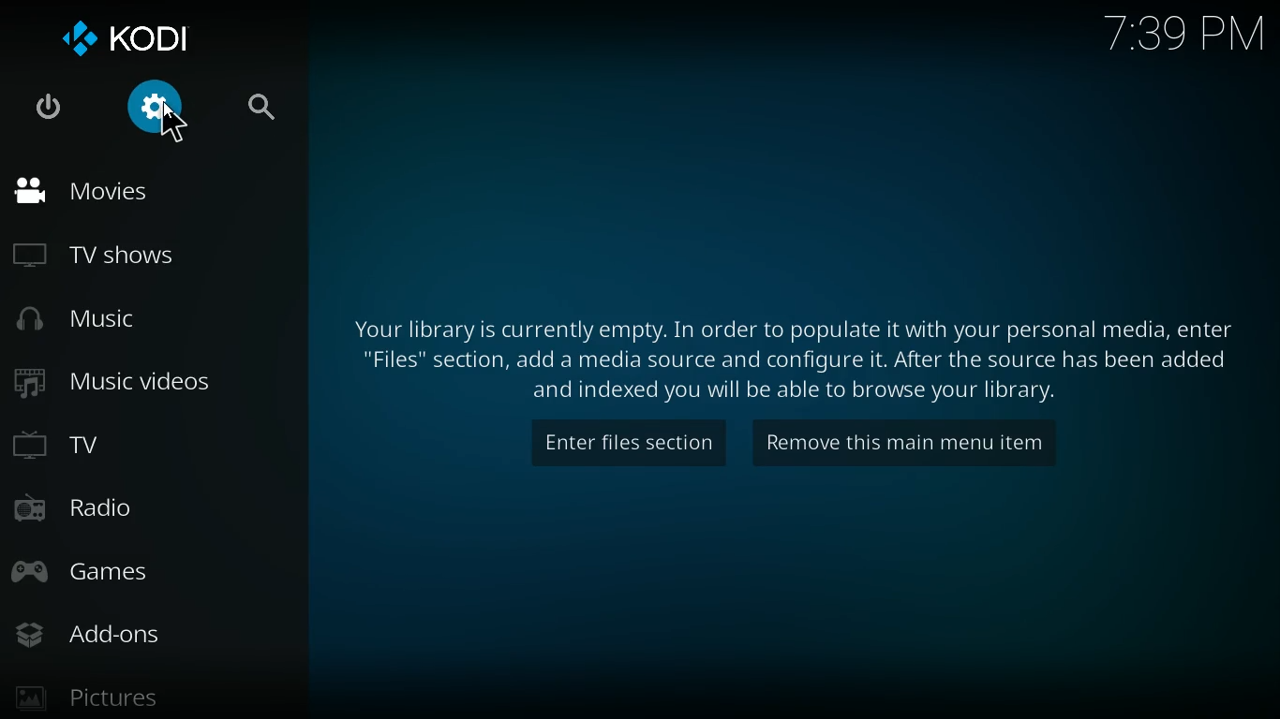  I want to click on movies, so click(104, 195).